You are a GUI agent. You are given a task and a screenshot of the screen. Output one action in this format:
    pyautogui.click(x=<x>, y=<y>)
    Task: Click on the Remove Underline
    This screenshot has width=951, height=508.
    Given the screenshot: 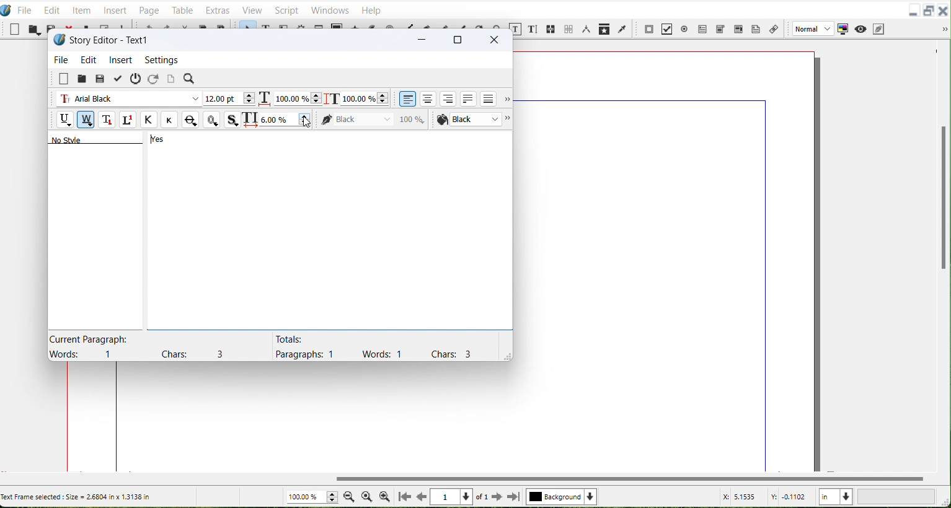 What is the action you would take?
    pyautogui.click(x=86, y=120)
    